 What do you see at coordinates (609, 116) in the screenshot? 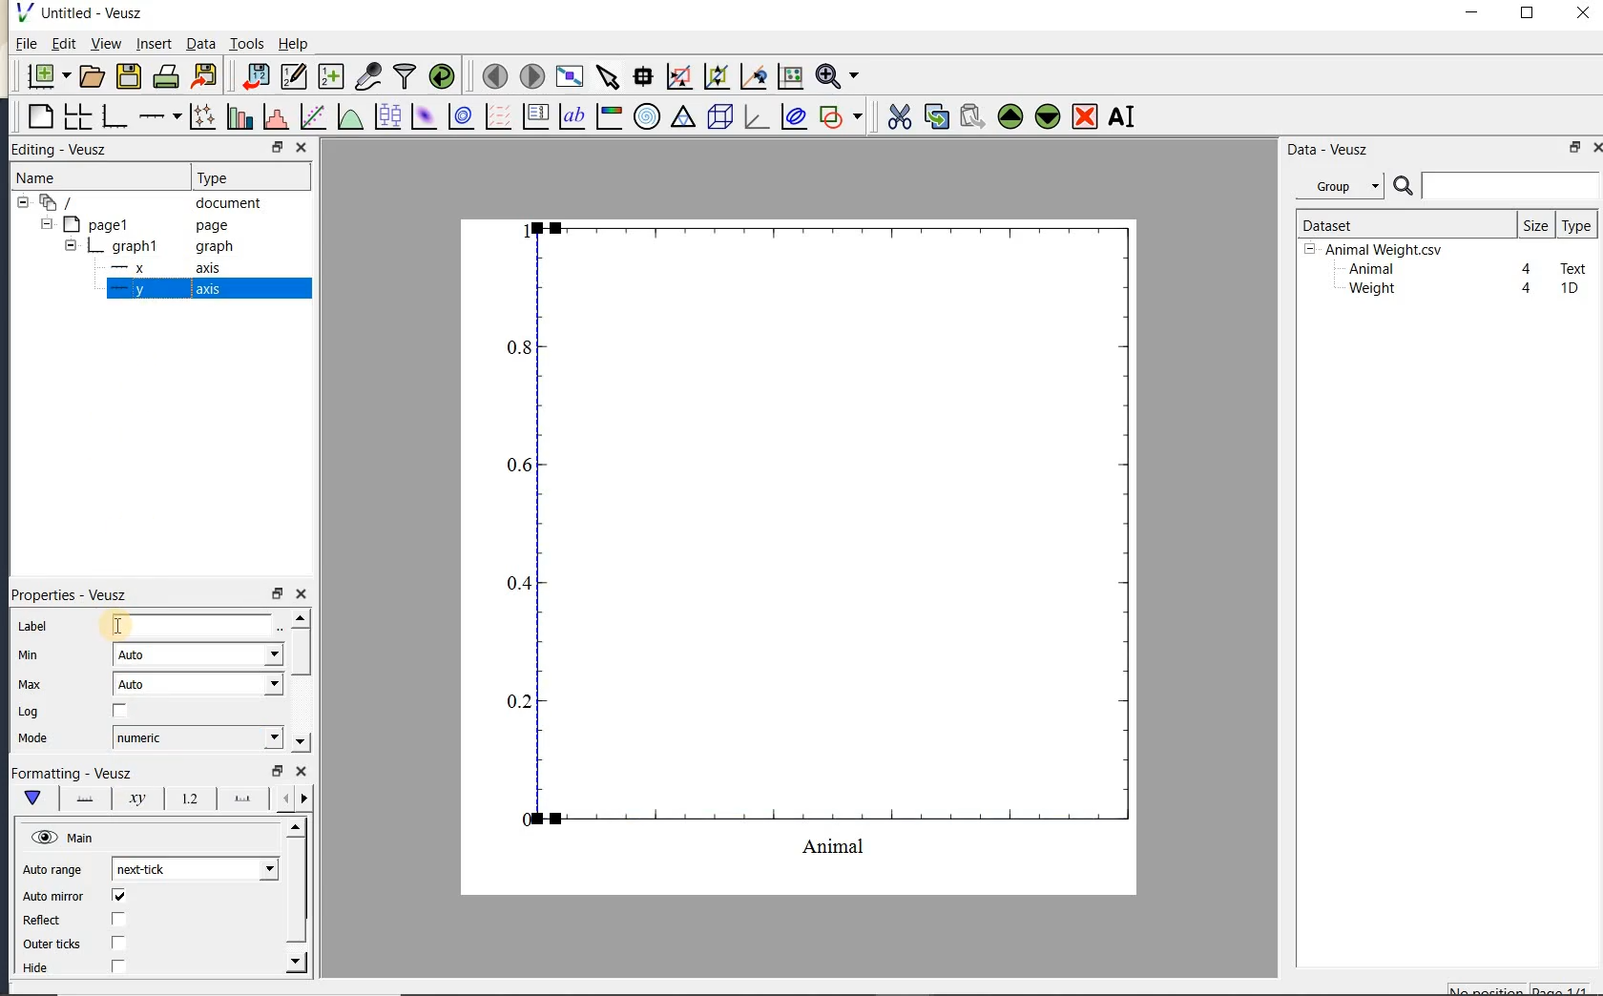
I see `image color bar` at bounding box center [609, 116].